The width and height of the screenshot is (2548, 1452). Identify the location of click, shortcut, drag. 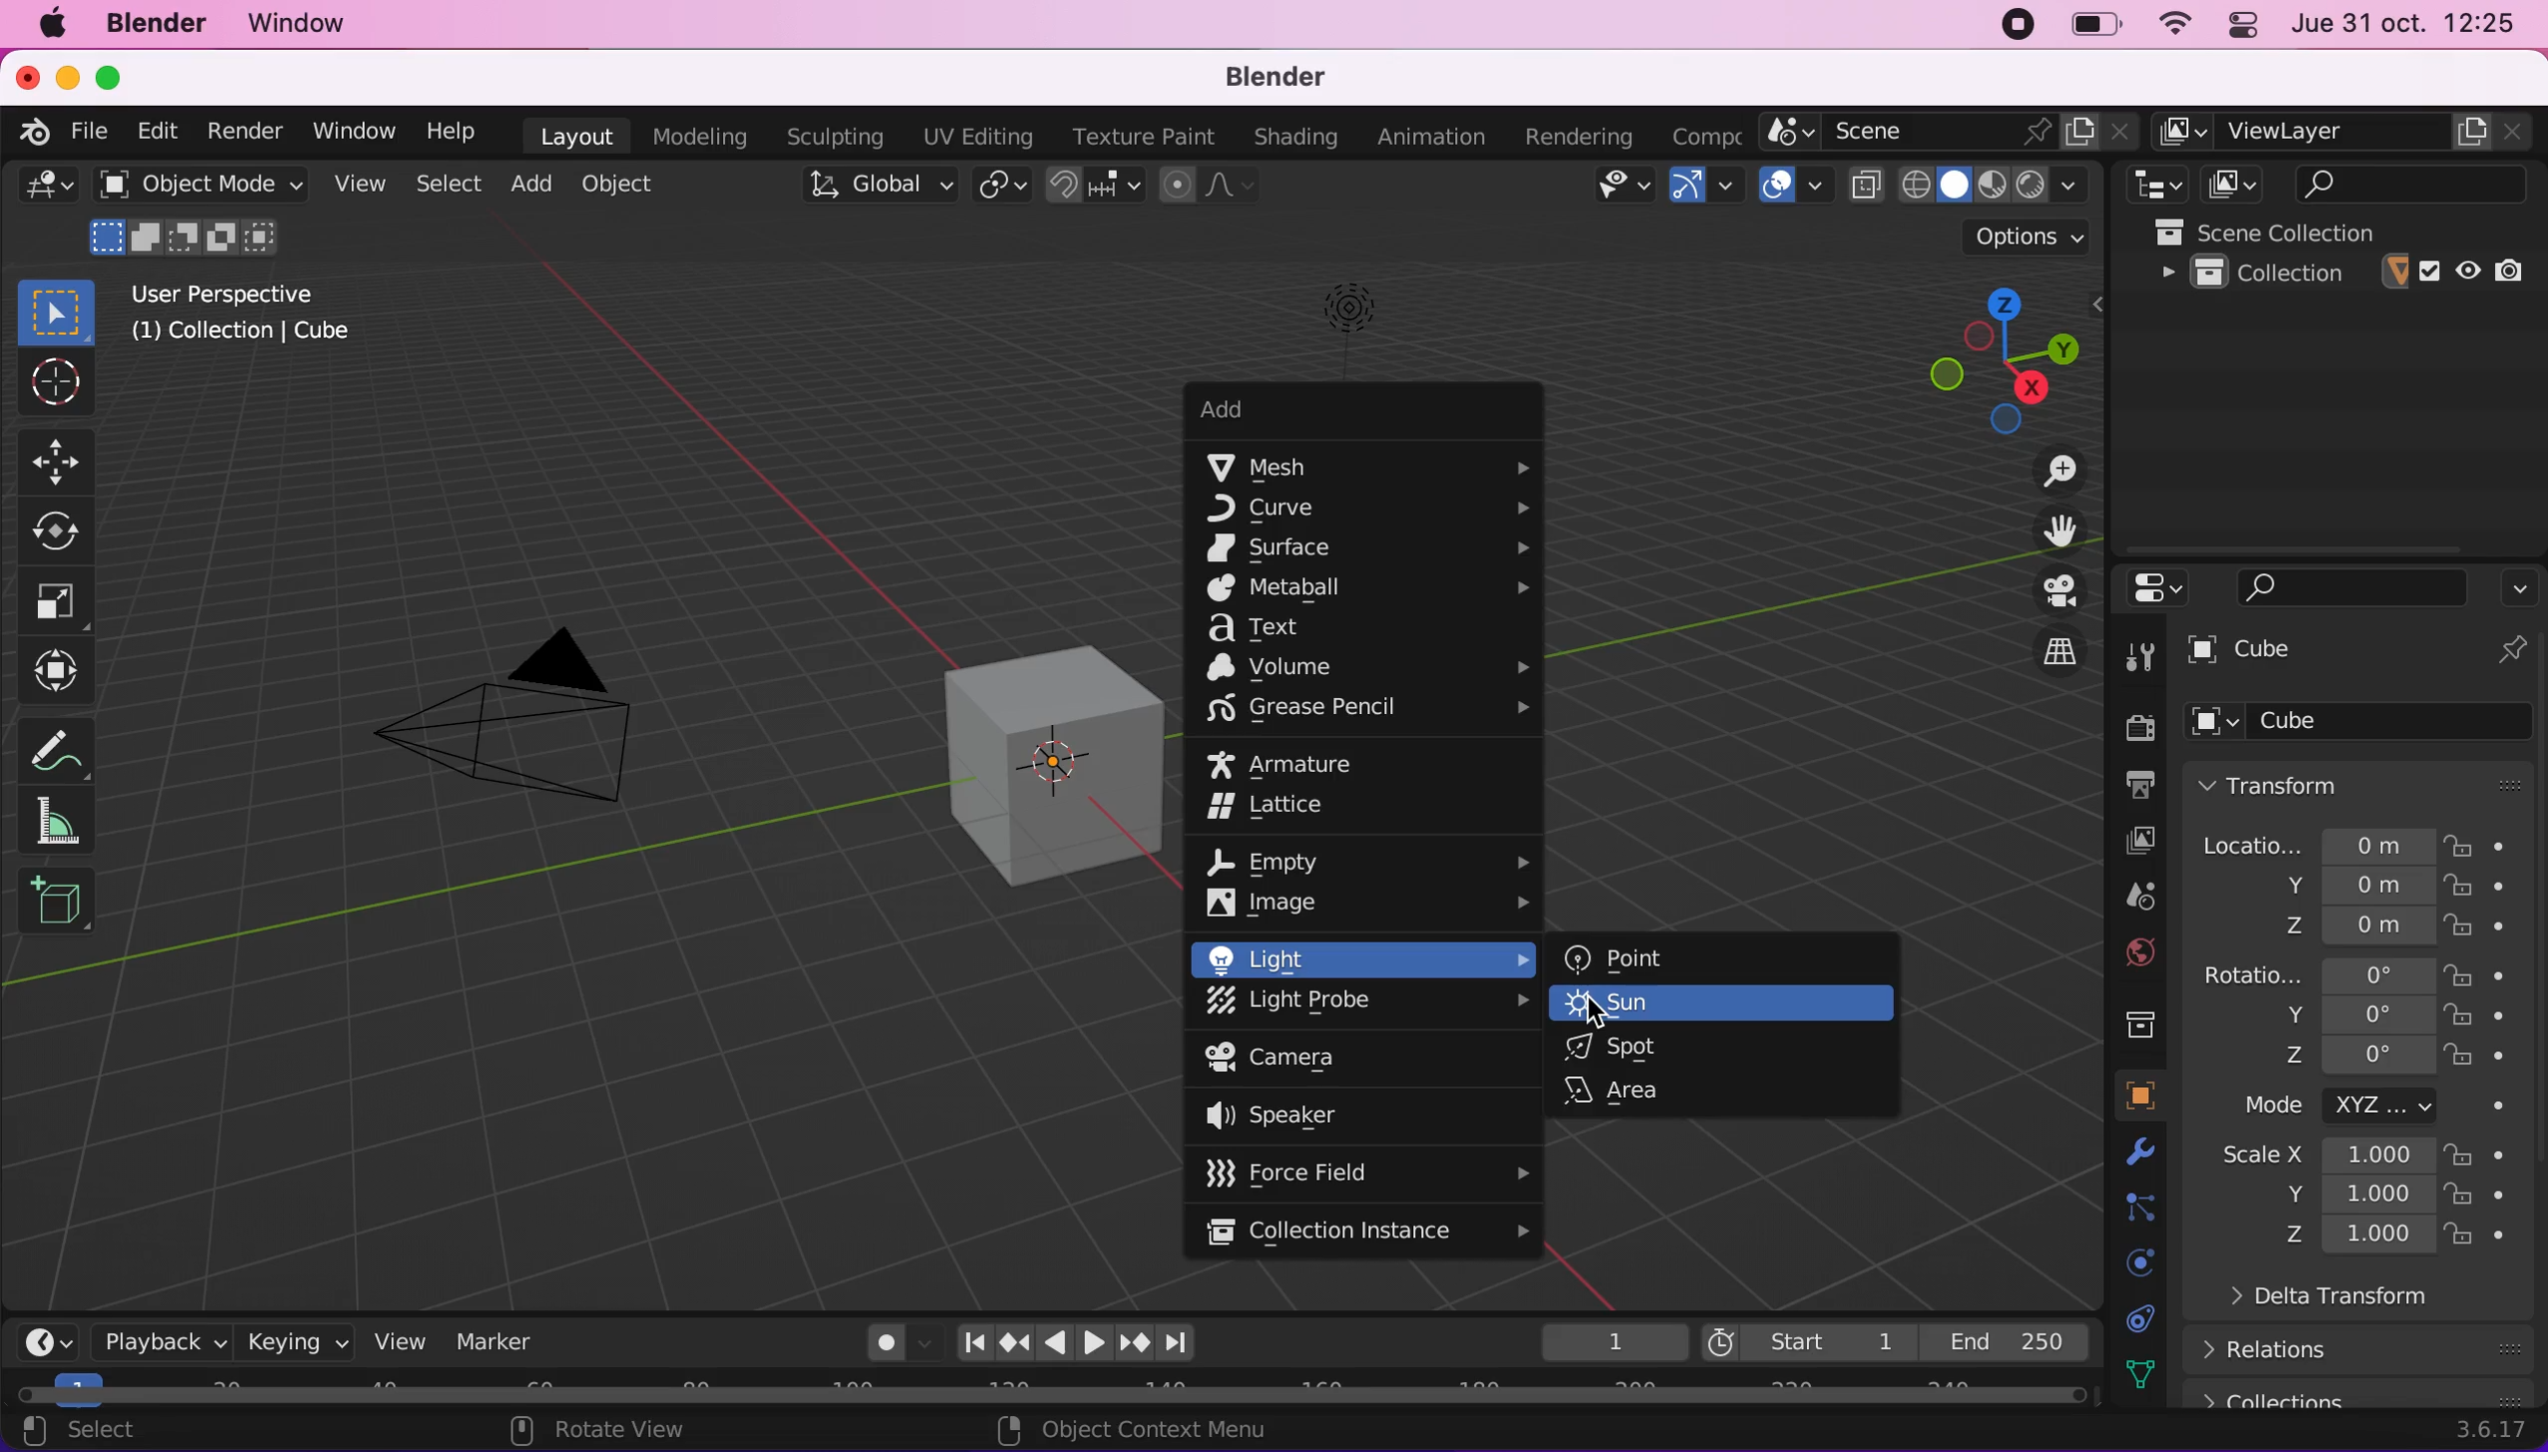
(1991, 351).